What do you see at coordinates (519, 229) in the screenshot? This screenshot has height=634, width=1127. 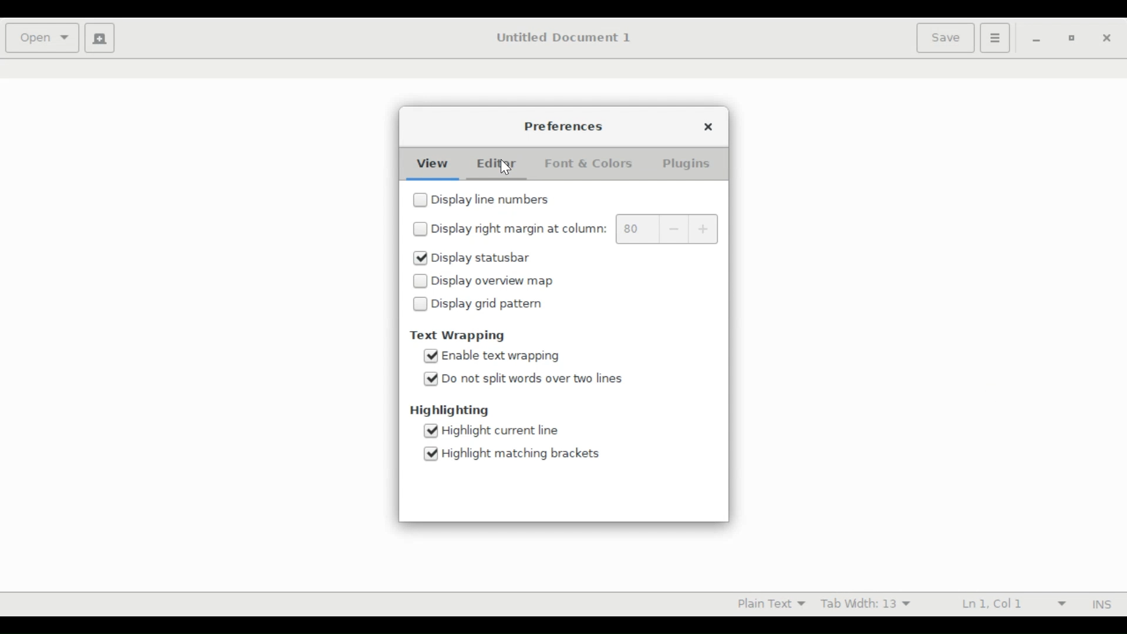 I see `(un)check Display right margin at column` at bounding box center [519, 229].